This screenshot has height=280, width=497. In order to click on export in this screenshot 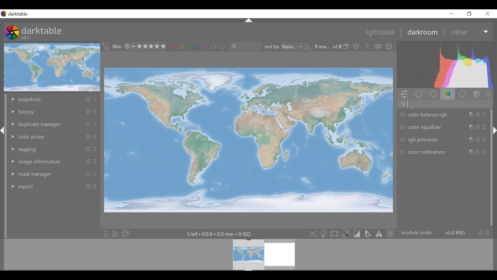, I will do `click(54, 186)`.